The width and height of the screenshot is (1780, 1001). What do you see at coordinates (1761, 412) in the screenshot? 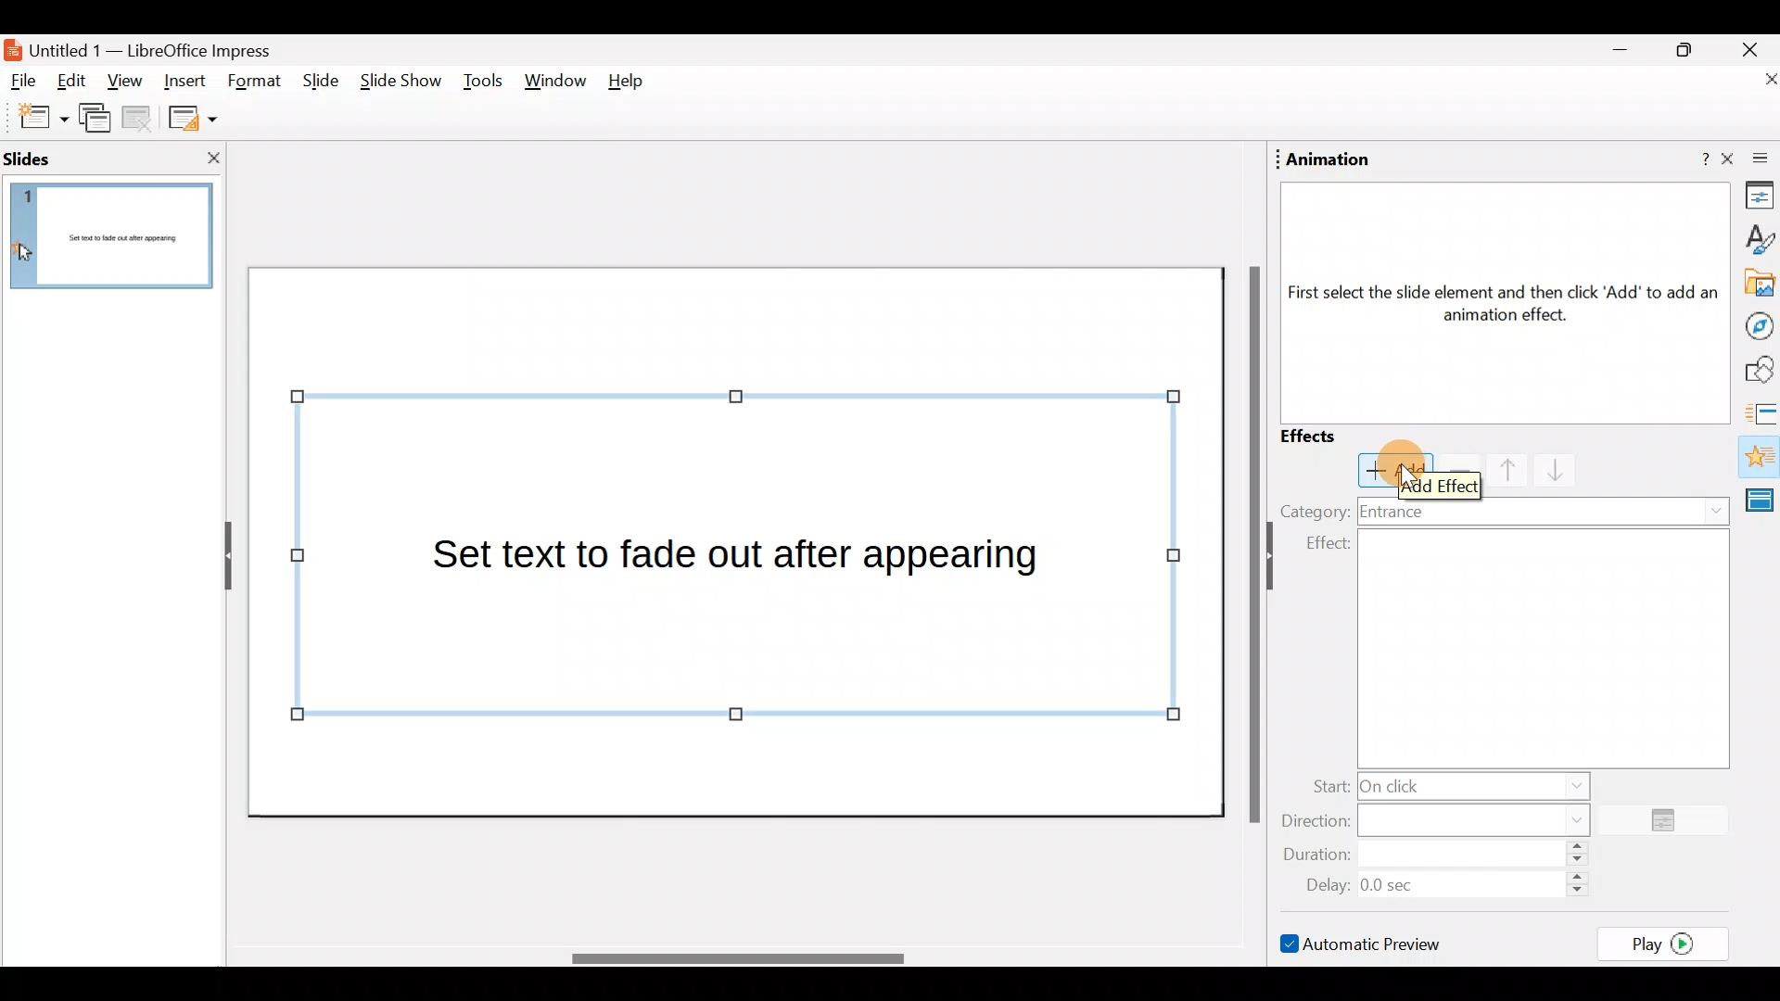
I see `Slides transition` at bounding box center [1761, 412].